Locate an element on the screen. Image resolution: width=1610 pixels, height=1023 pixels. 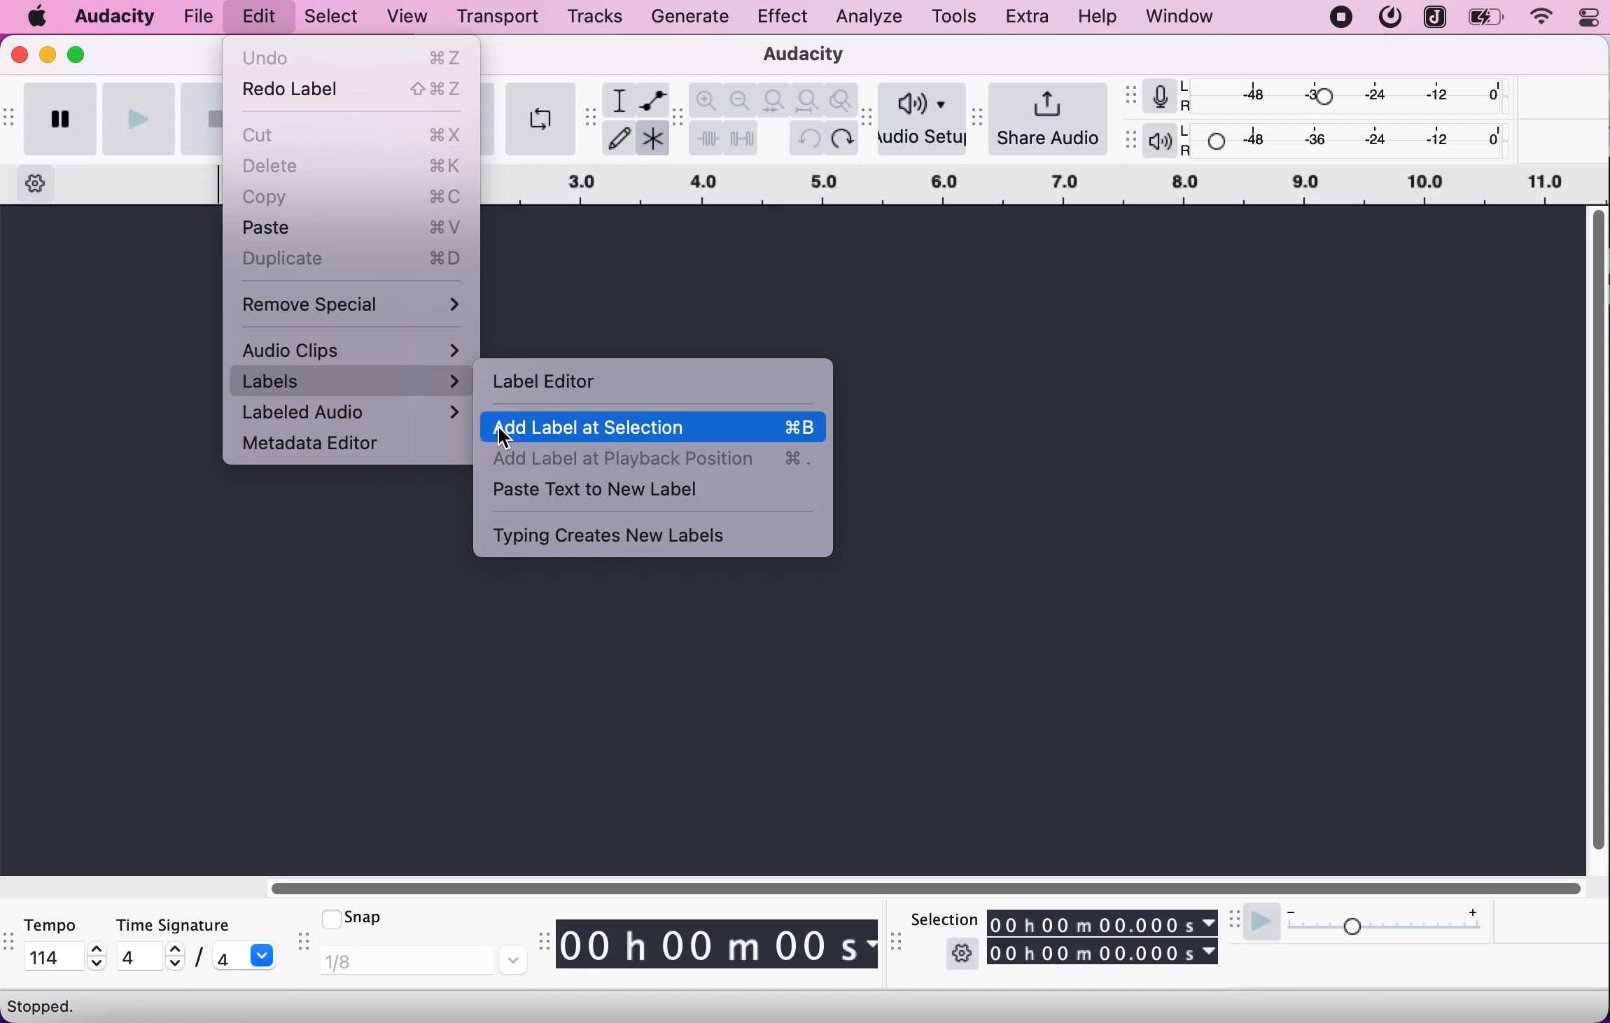
battery is located at coordinates (1487, 17).